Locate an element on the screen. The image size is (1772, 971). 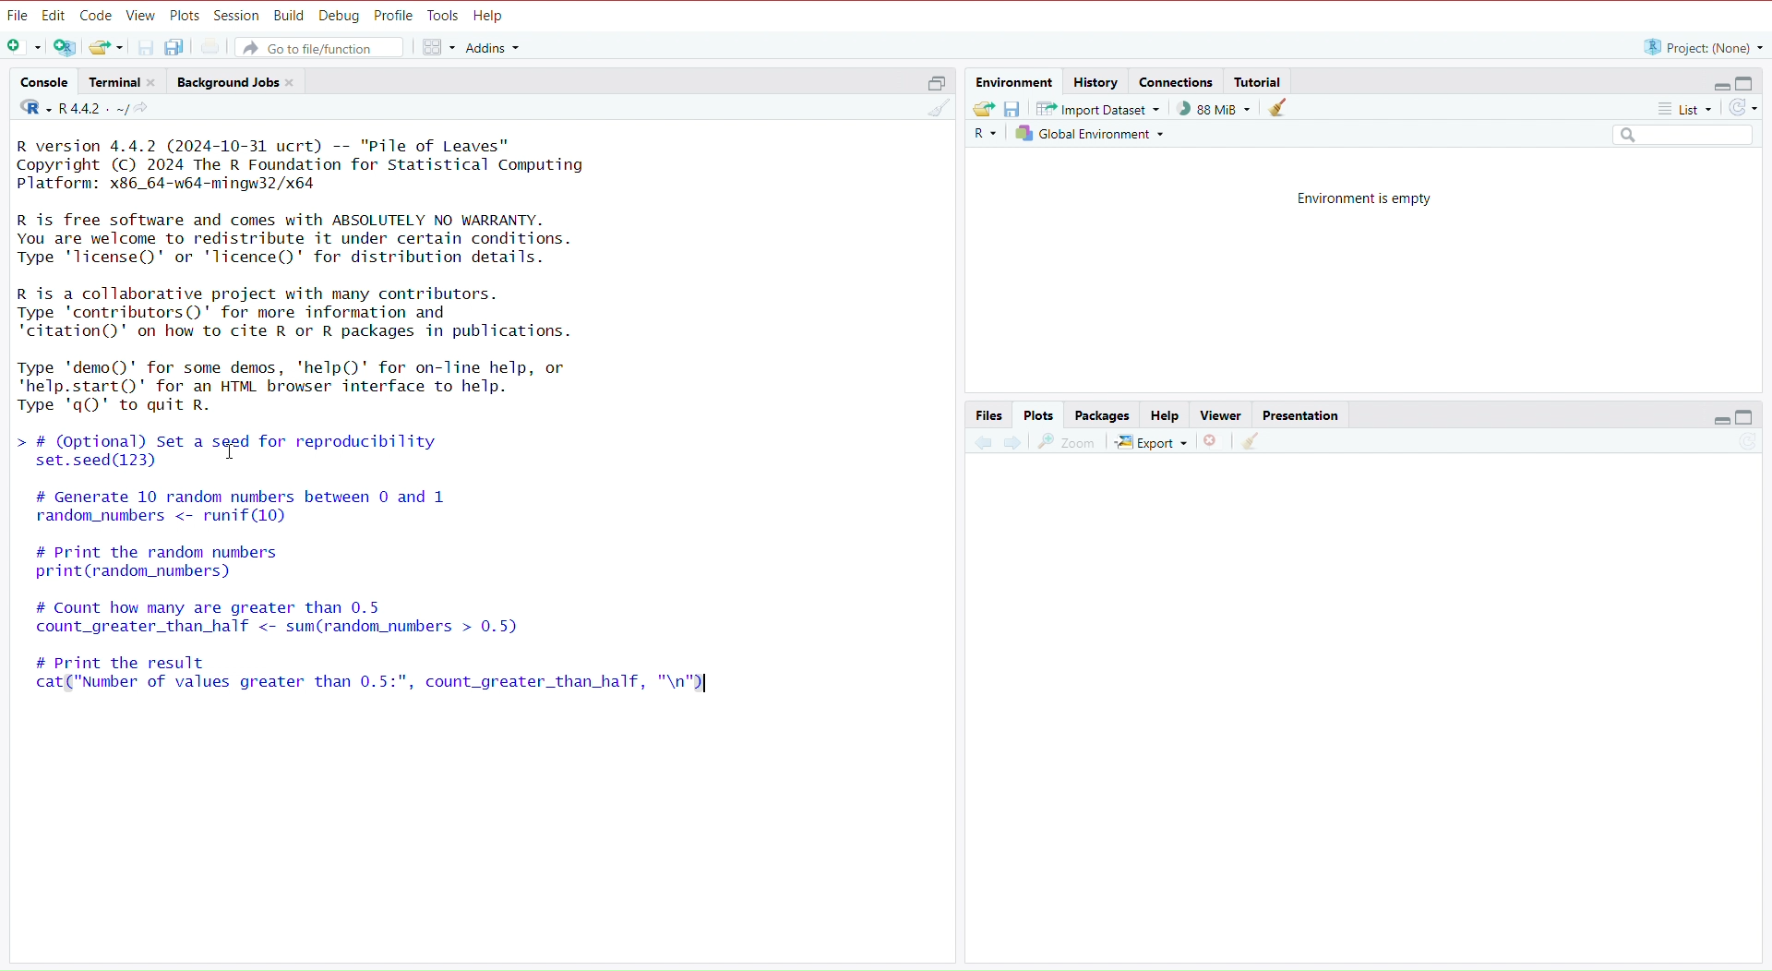
) 88 MiB ~ is located at coordinates (1208, 109).